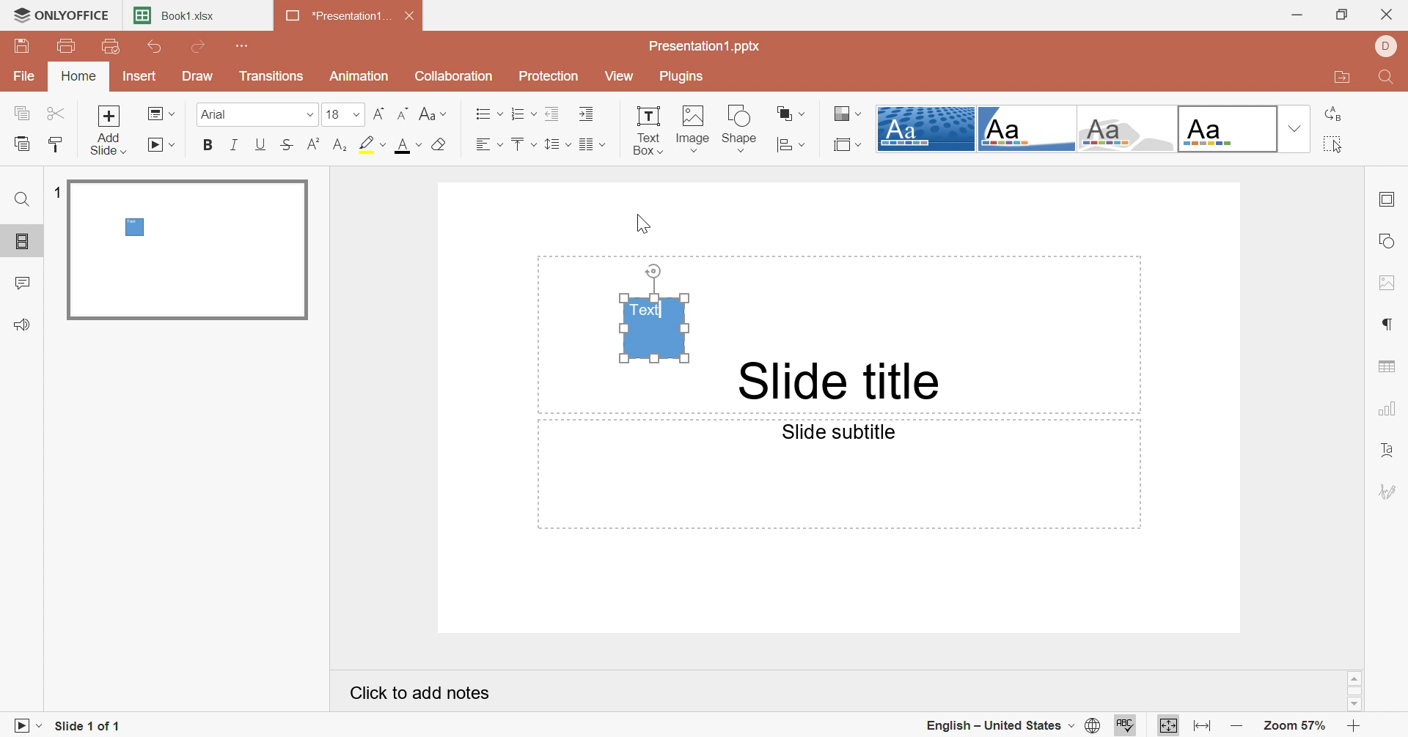  What do you see at coordinates (1200, 725) in the screenshot?
I see `Fit to width` at bounding box center [1200, 725].